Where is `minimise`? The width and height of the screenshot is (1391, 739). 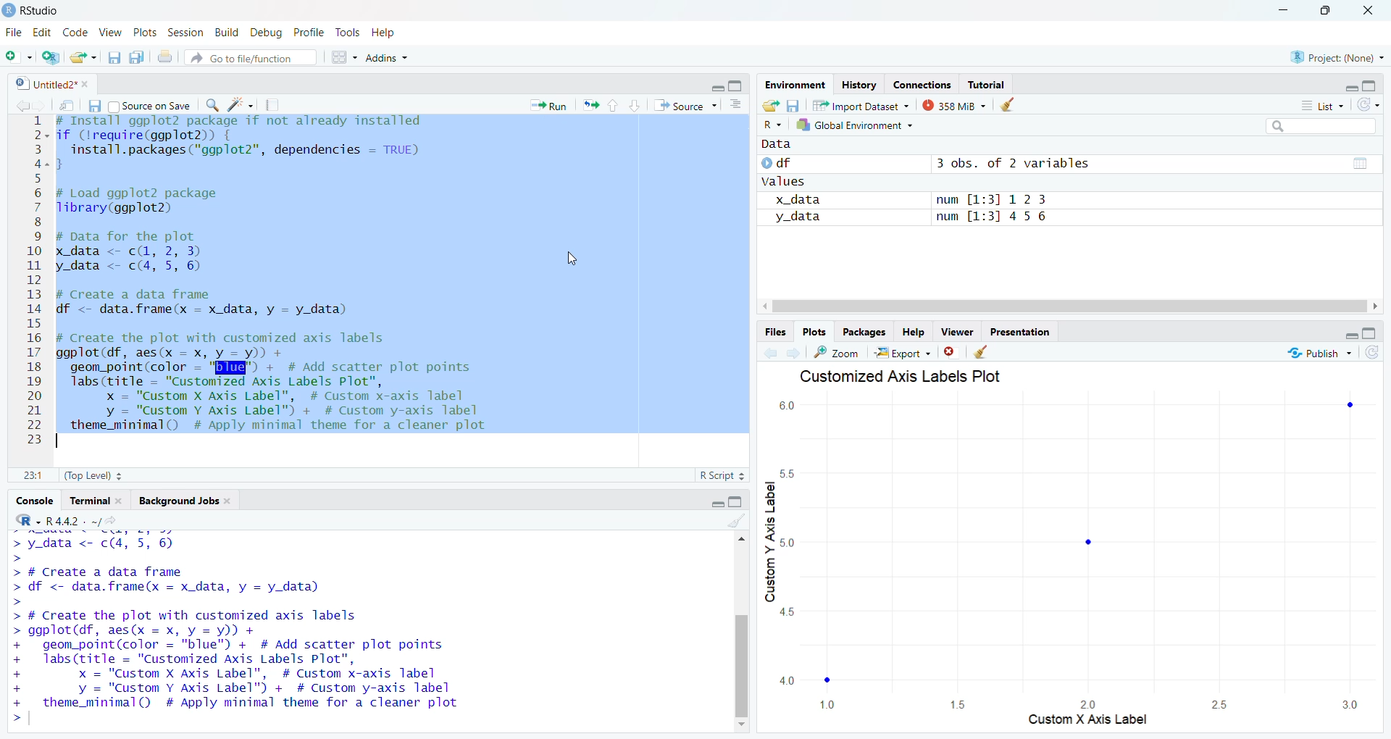
minimise is located at coordinates (713, 501).